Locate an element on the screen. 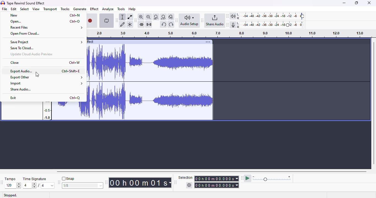 This screenshot has width=376, height=198. maximize is located at coordinates (357, 3).